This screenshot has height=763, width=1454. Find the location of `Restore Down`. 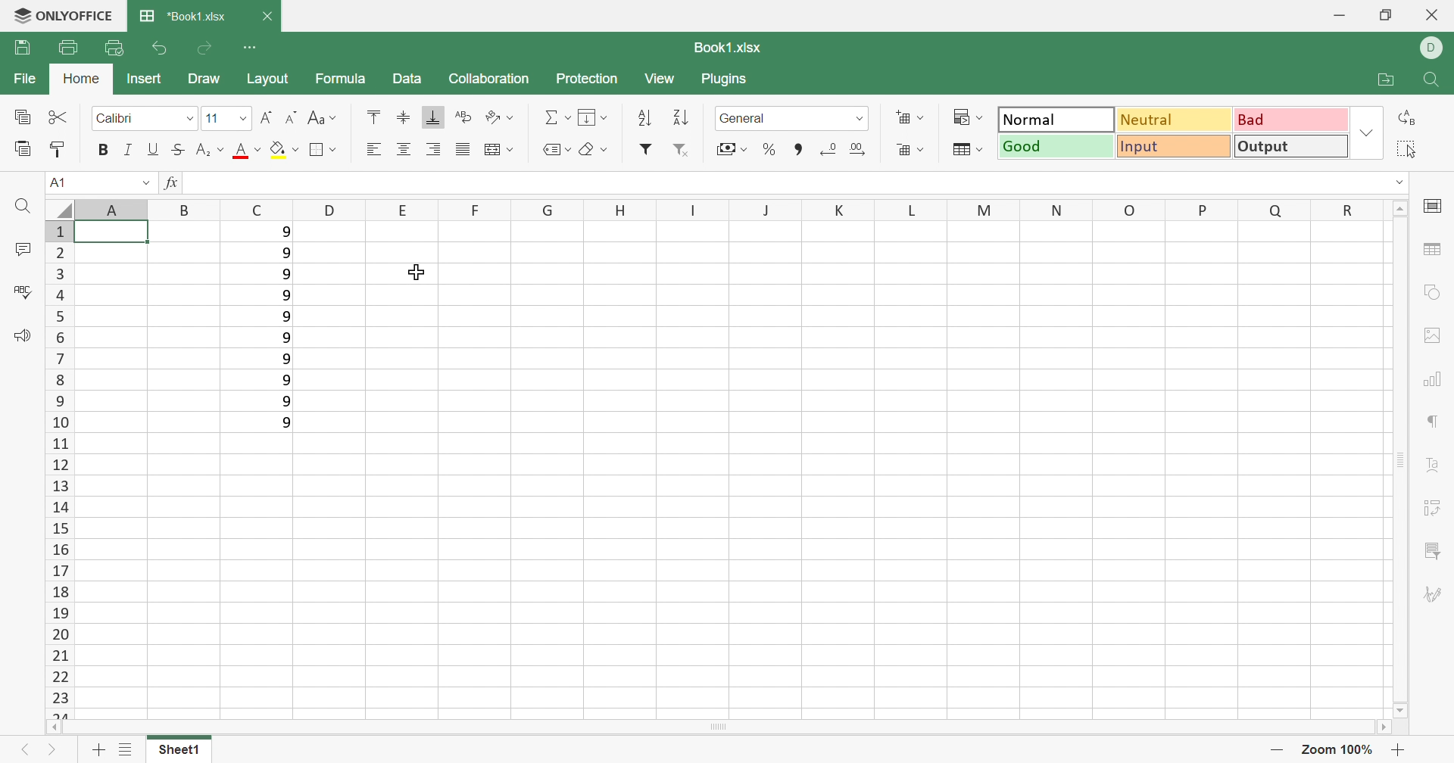

Restore Down is located at coordinates (1384, 13).